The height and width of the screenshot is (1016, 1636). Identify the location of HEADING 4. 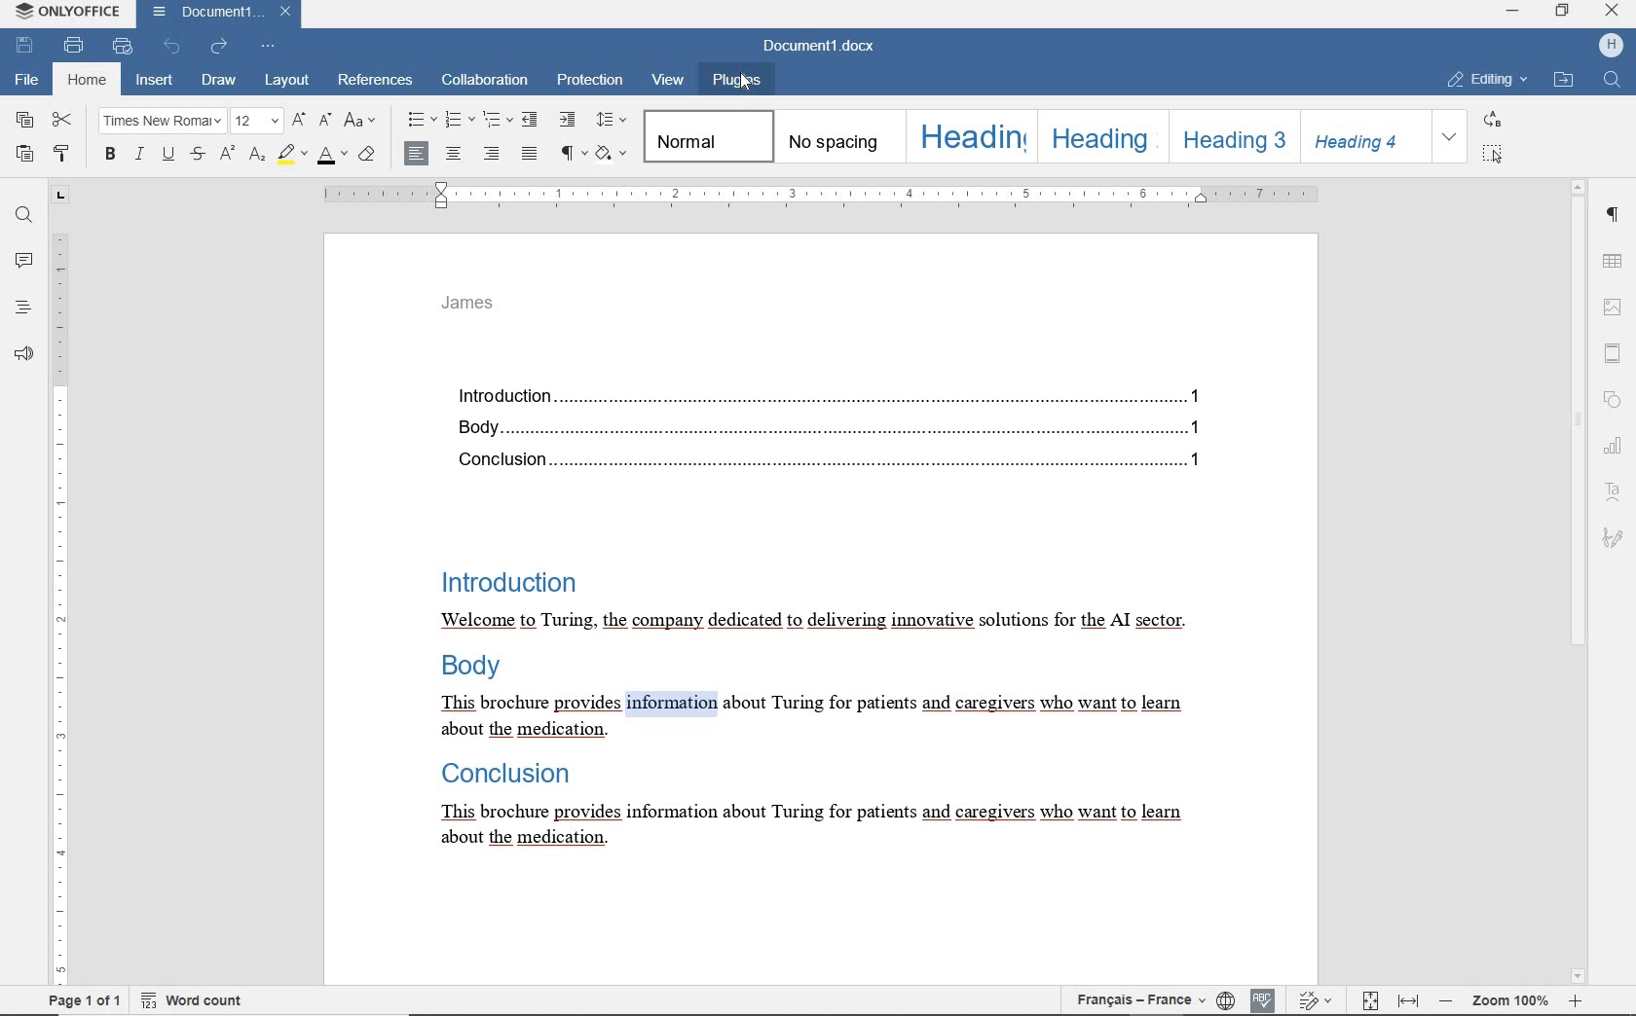
(1363, 136).